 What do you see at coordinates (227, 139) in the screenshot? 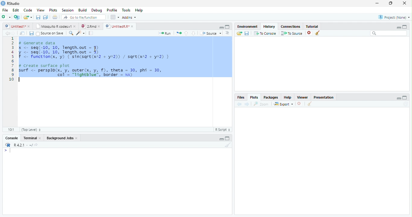
I see `Maximize` at bounding box center [227, 139].